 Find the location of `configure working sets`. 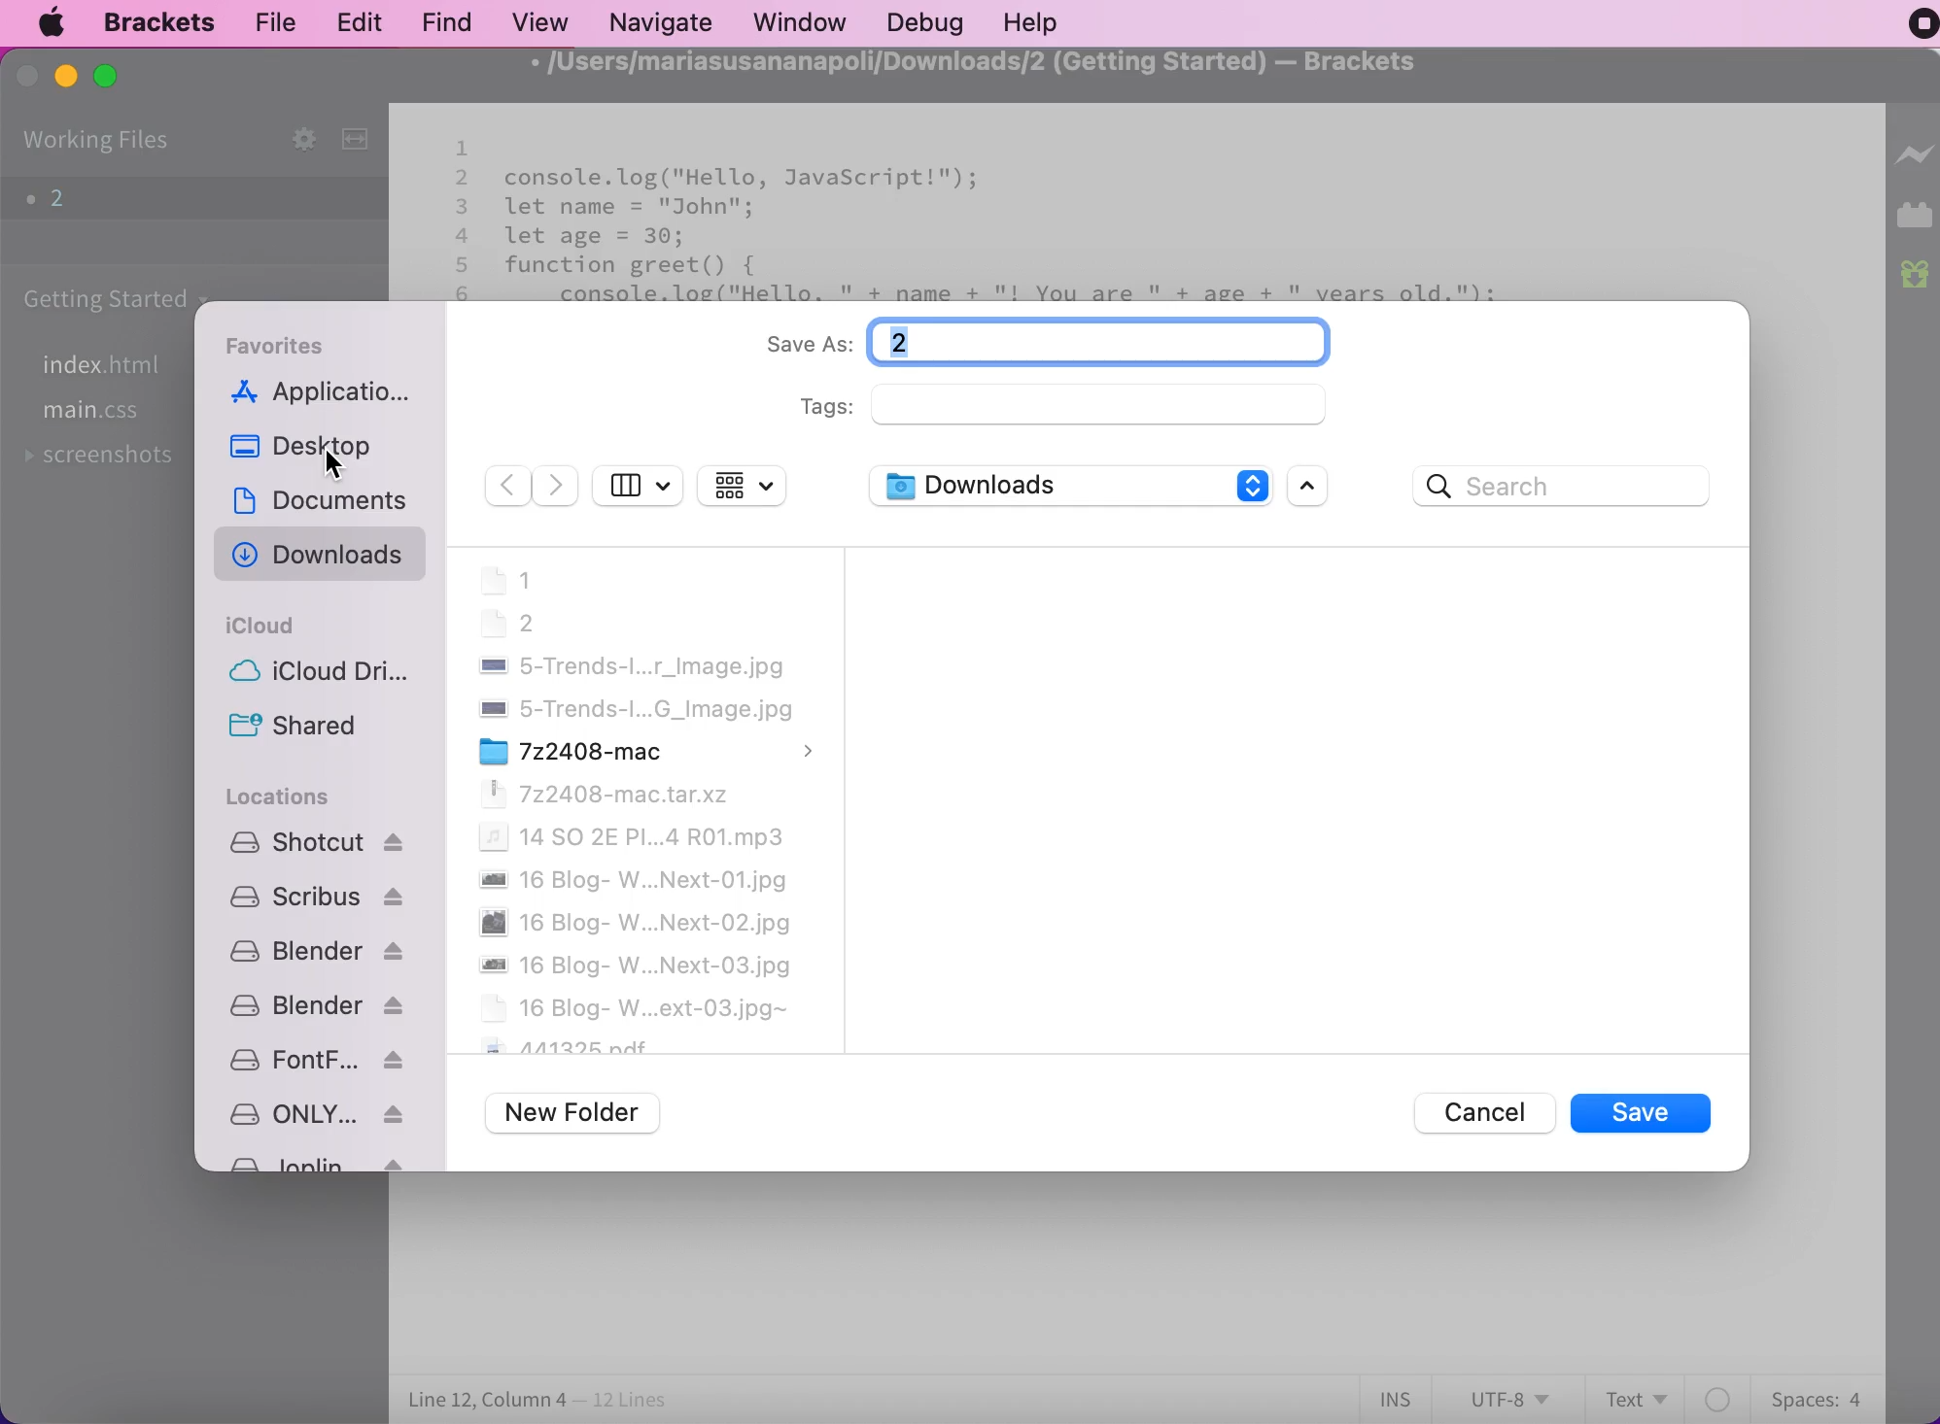

configure working sets is located at coordinates (286, 138).